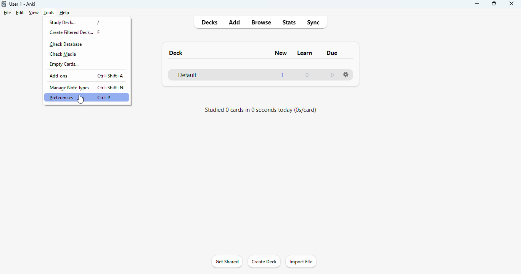  Describe the element at coordinates (313, 23) in the screenshot. I see `sync` at that location.